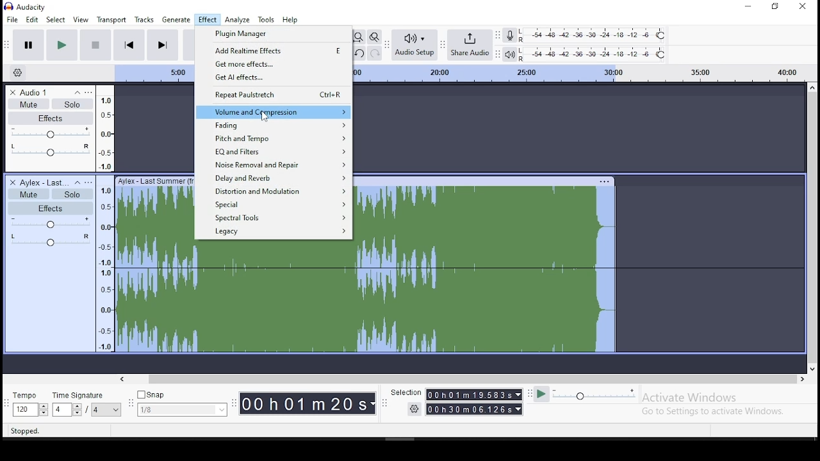  What do you see at coordinates (509, 54) in the screenshot?
I see `playback meter` at bounding box center [509, 54].